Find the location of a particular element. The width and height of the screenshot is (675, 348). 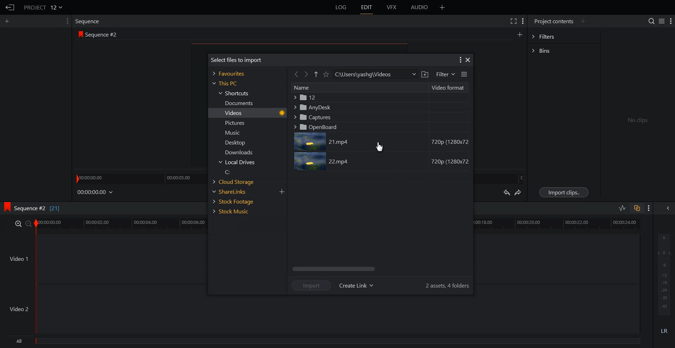

Redo is located at coordinates (519, 193).